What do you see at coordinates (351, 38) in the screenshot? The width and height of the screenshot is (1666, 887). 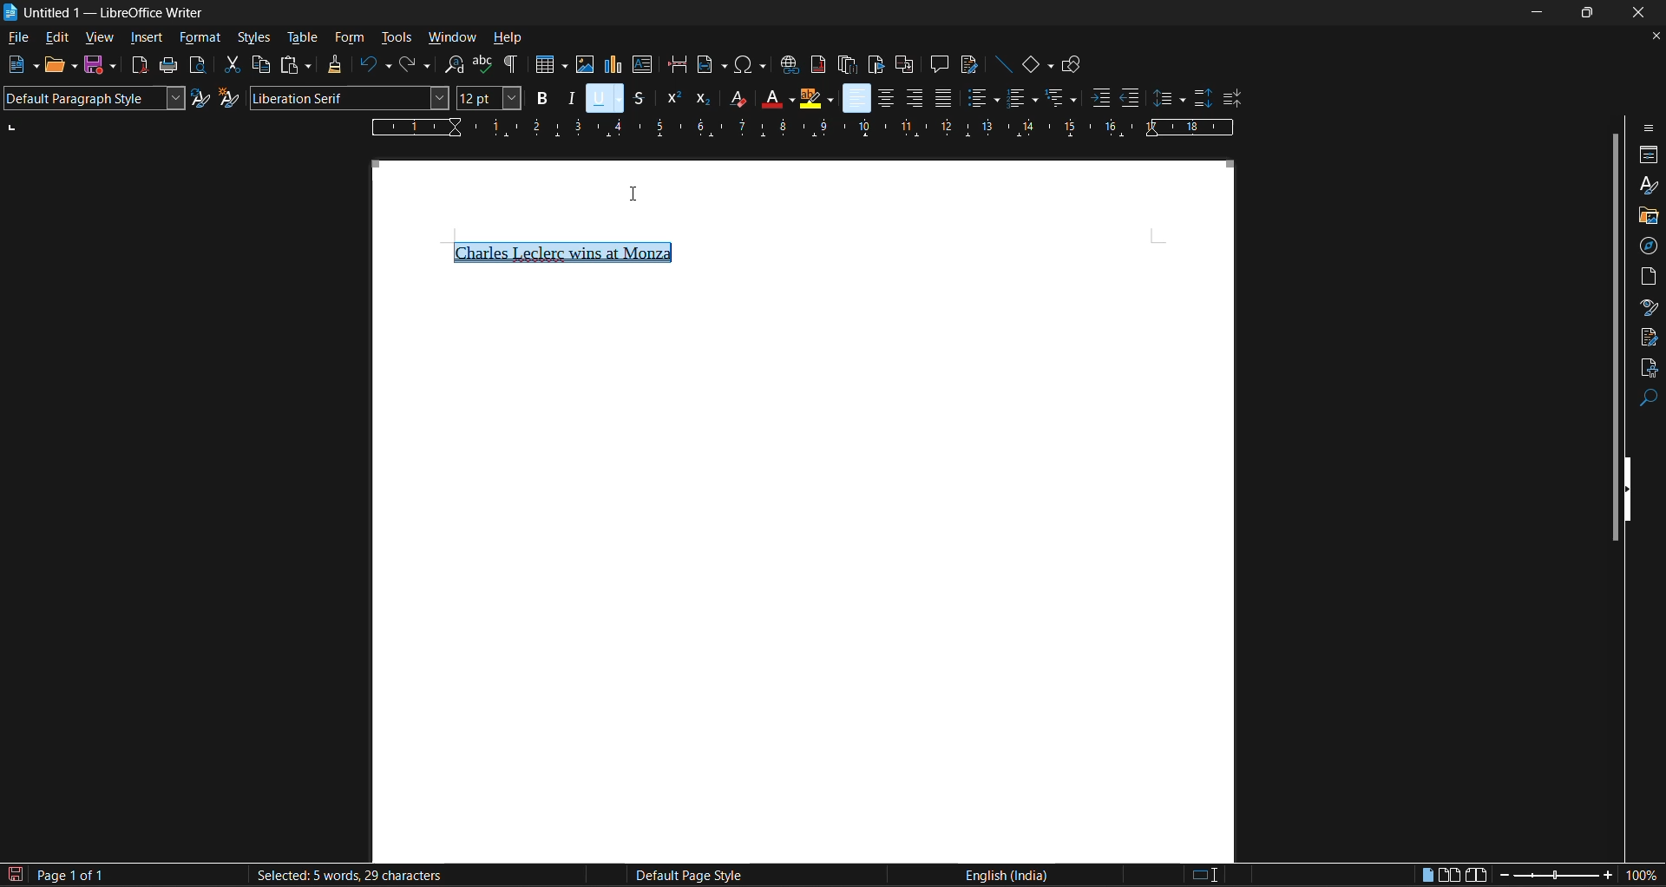 I see `form` at bounding box center [351, 38].